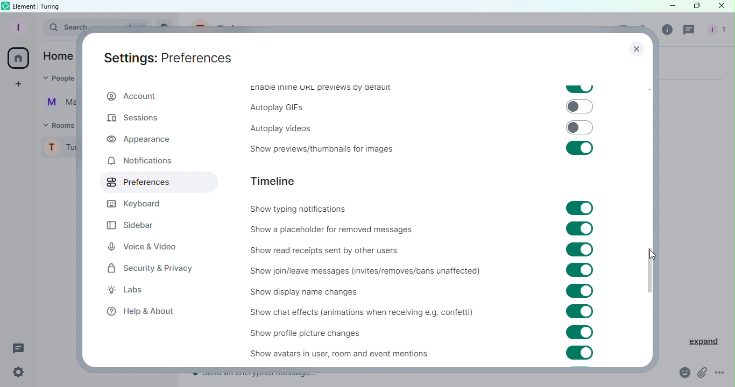  What do you see at coordinates (57, 105) in the screenshot?
I see `Martina Tornello` at bounding box center [57, 105].